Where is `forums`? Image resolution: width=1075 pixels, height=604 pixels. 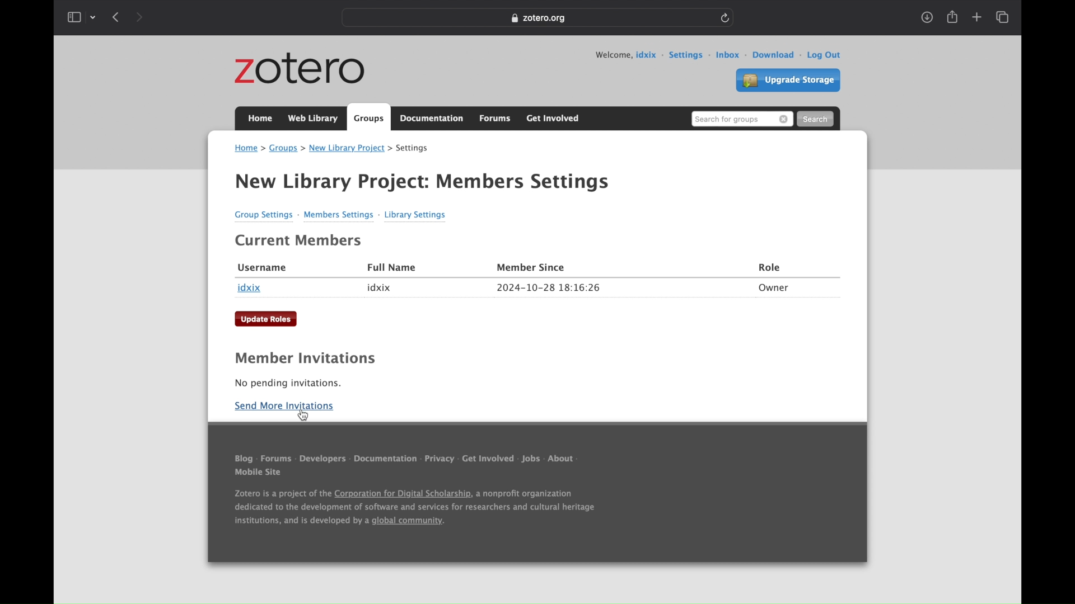 forums is located at coordinates (497, 118).